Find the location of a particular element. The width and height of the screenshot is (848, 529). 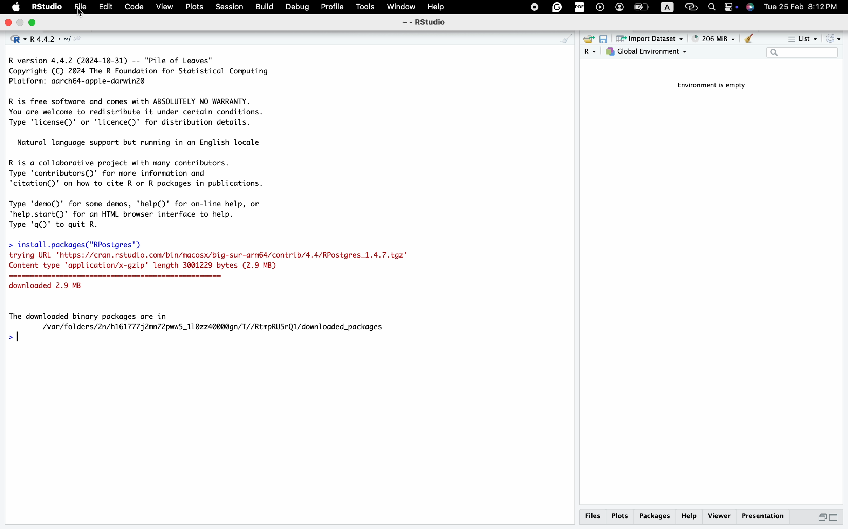

maximize is located at coordinates (839, 518).